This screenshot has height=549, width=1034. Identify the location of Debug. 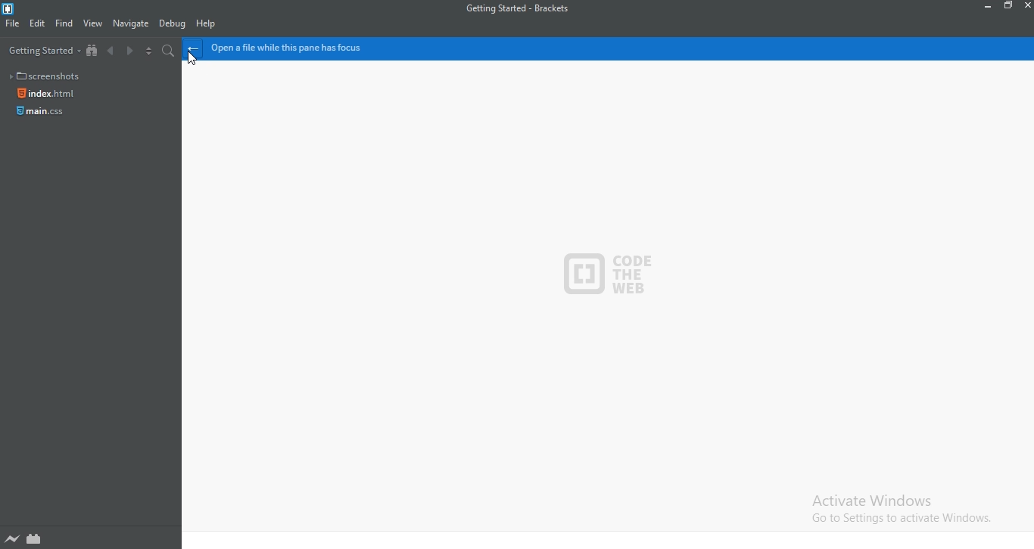
(173, 25).